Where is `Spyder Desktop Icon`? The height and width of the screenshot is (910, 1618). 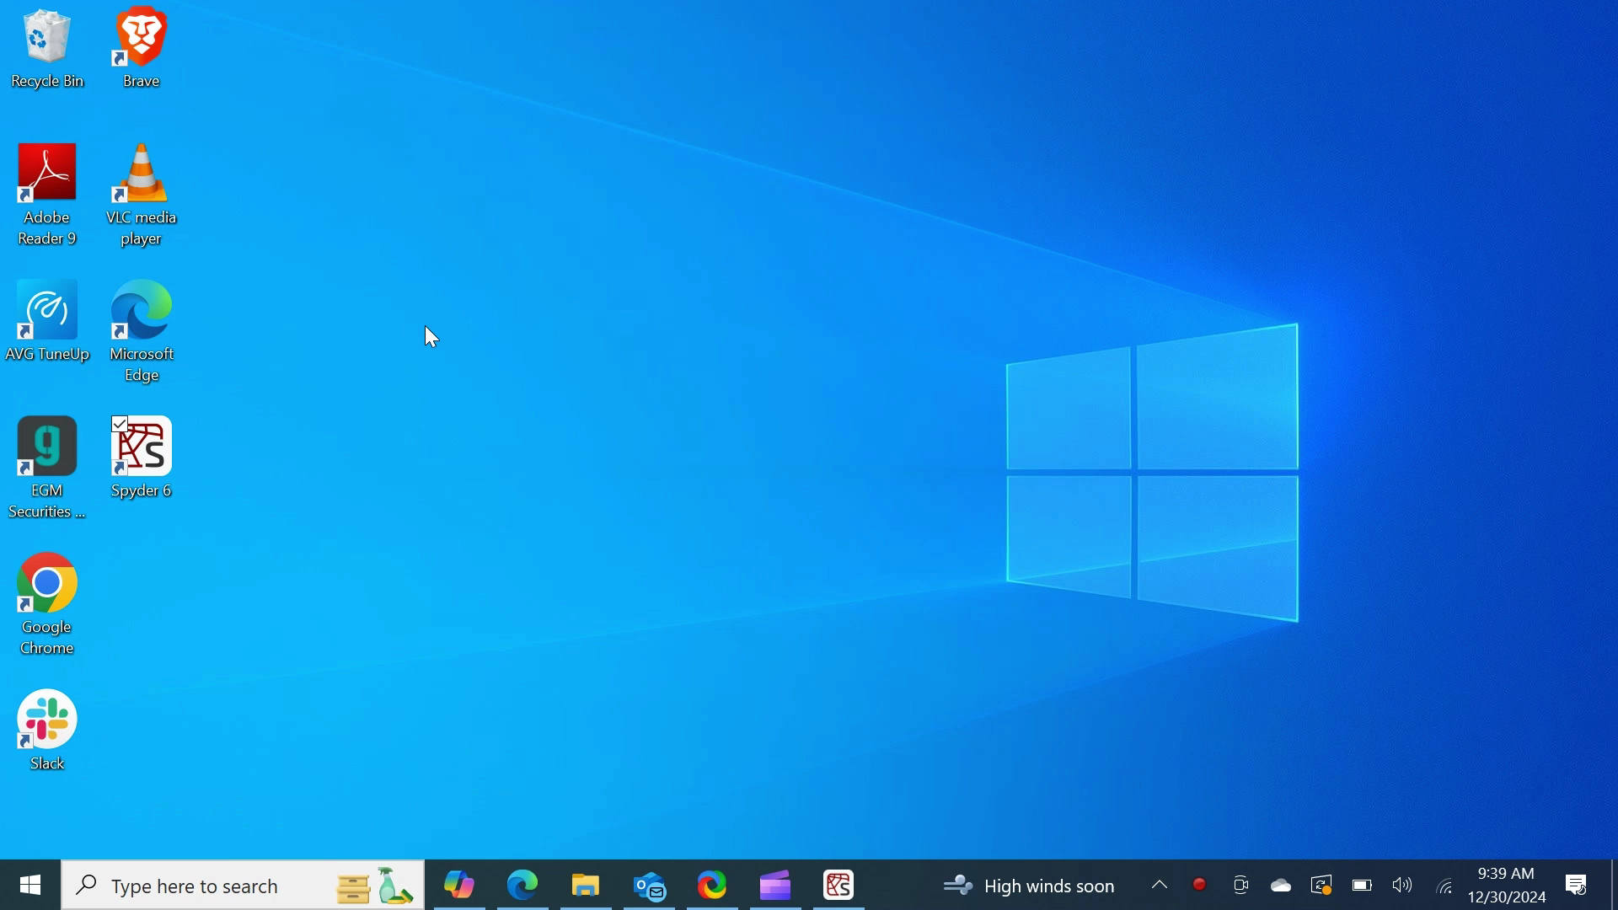
Spyder Desktop Icon is located at coordinates (838, 885).